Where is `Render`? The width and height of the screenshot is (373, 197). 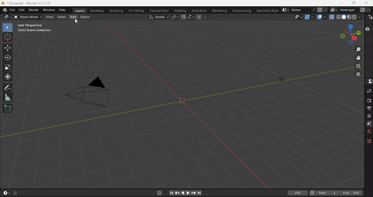 Render is located at coordinates (34, 10).